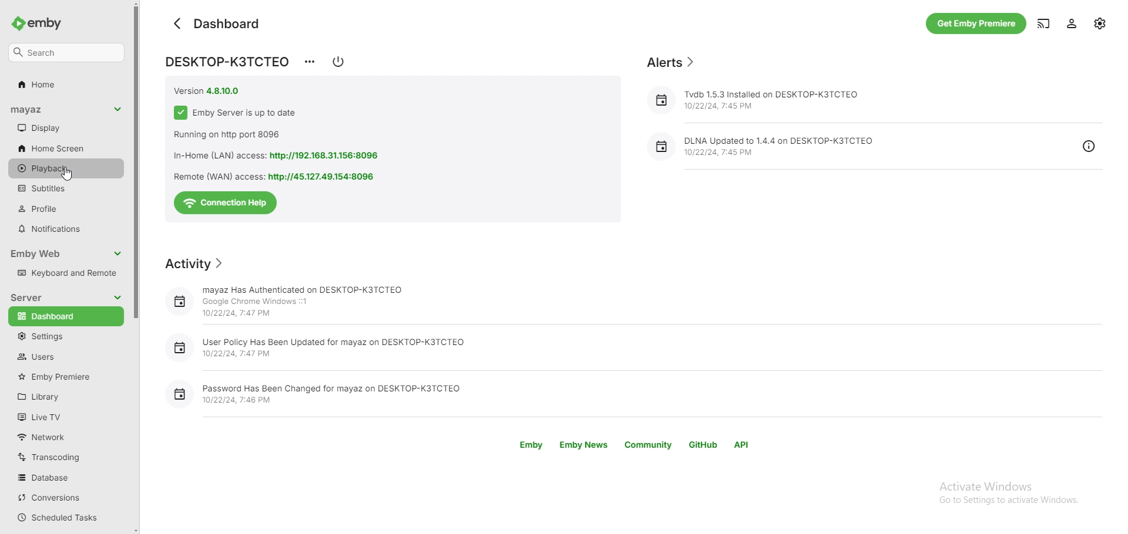  What do you see at coordinates (237, 113) in the screenshot?
I see `emby server is up to date` at bounding box center [237, 113].